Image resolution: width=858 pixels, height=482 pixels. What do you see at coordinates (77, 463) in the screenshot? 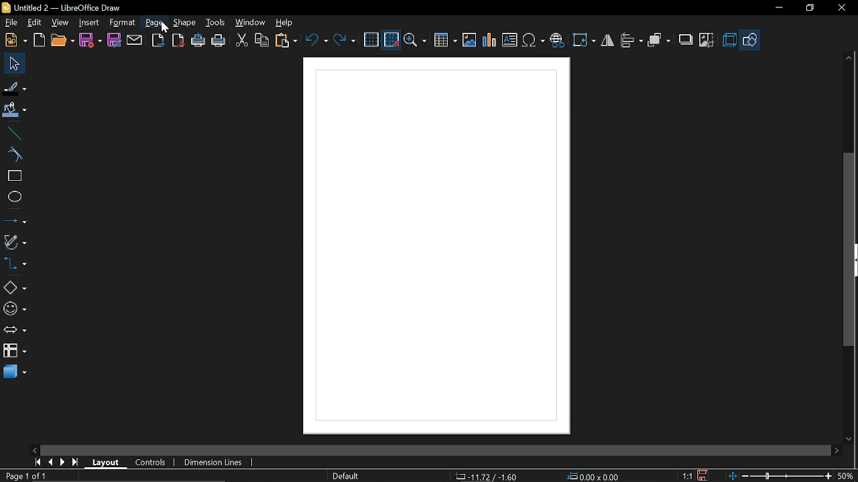
I see `Go to last page` at bounding box center [77, 463].